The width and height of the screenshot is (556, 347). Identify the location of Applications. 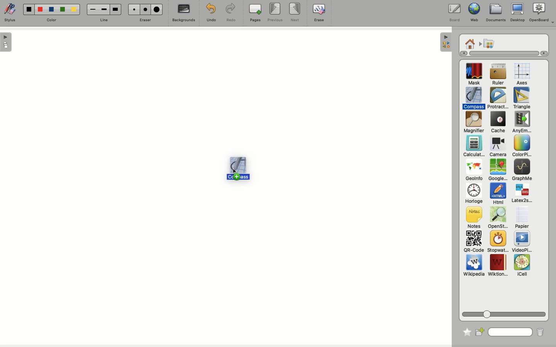
(489, 44).